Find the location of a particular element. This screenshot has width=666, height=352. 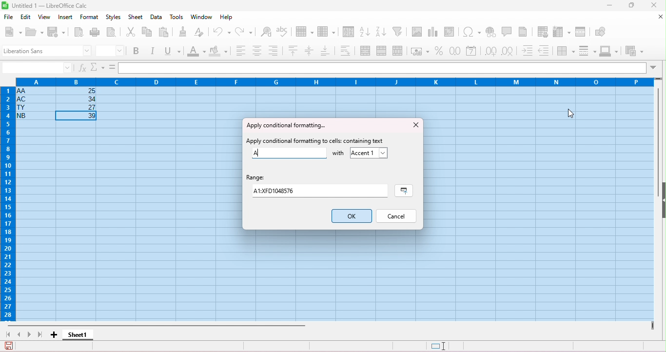

insert image is located at coordinates (417, 32).